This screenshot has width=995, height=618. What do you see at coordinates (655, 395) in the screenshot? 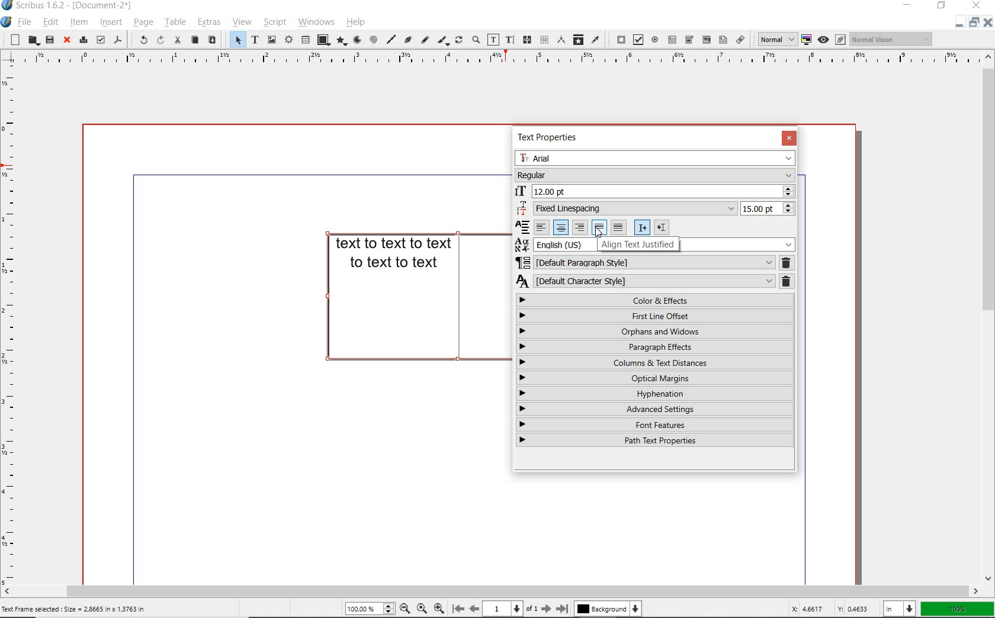
I see `HYPHENATION` at bounding box center [655, 395].